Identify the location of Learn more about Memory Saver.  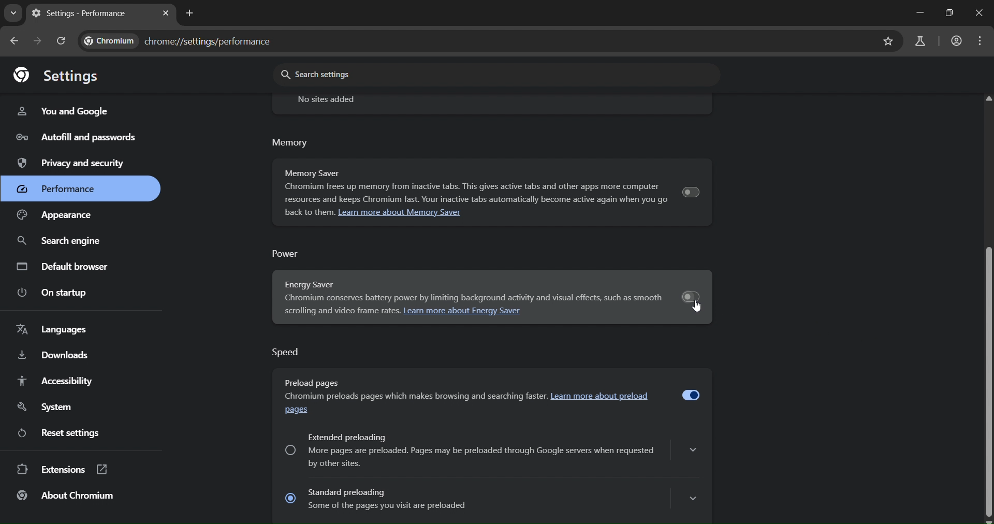
(400, 213).